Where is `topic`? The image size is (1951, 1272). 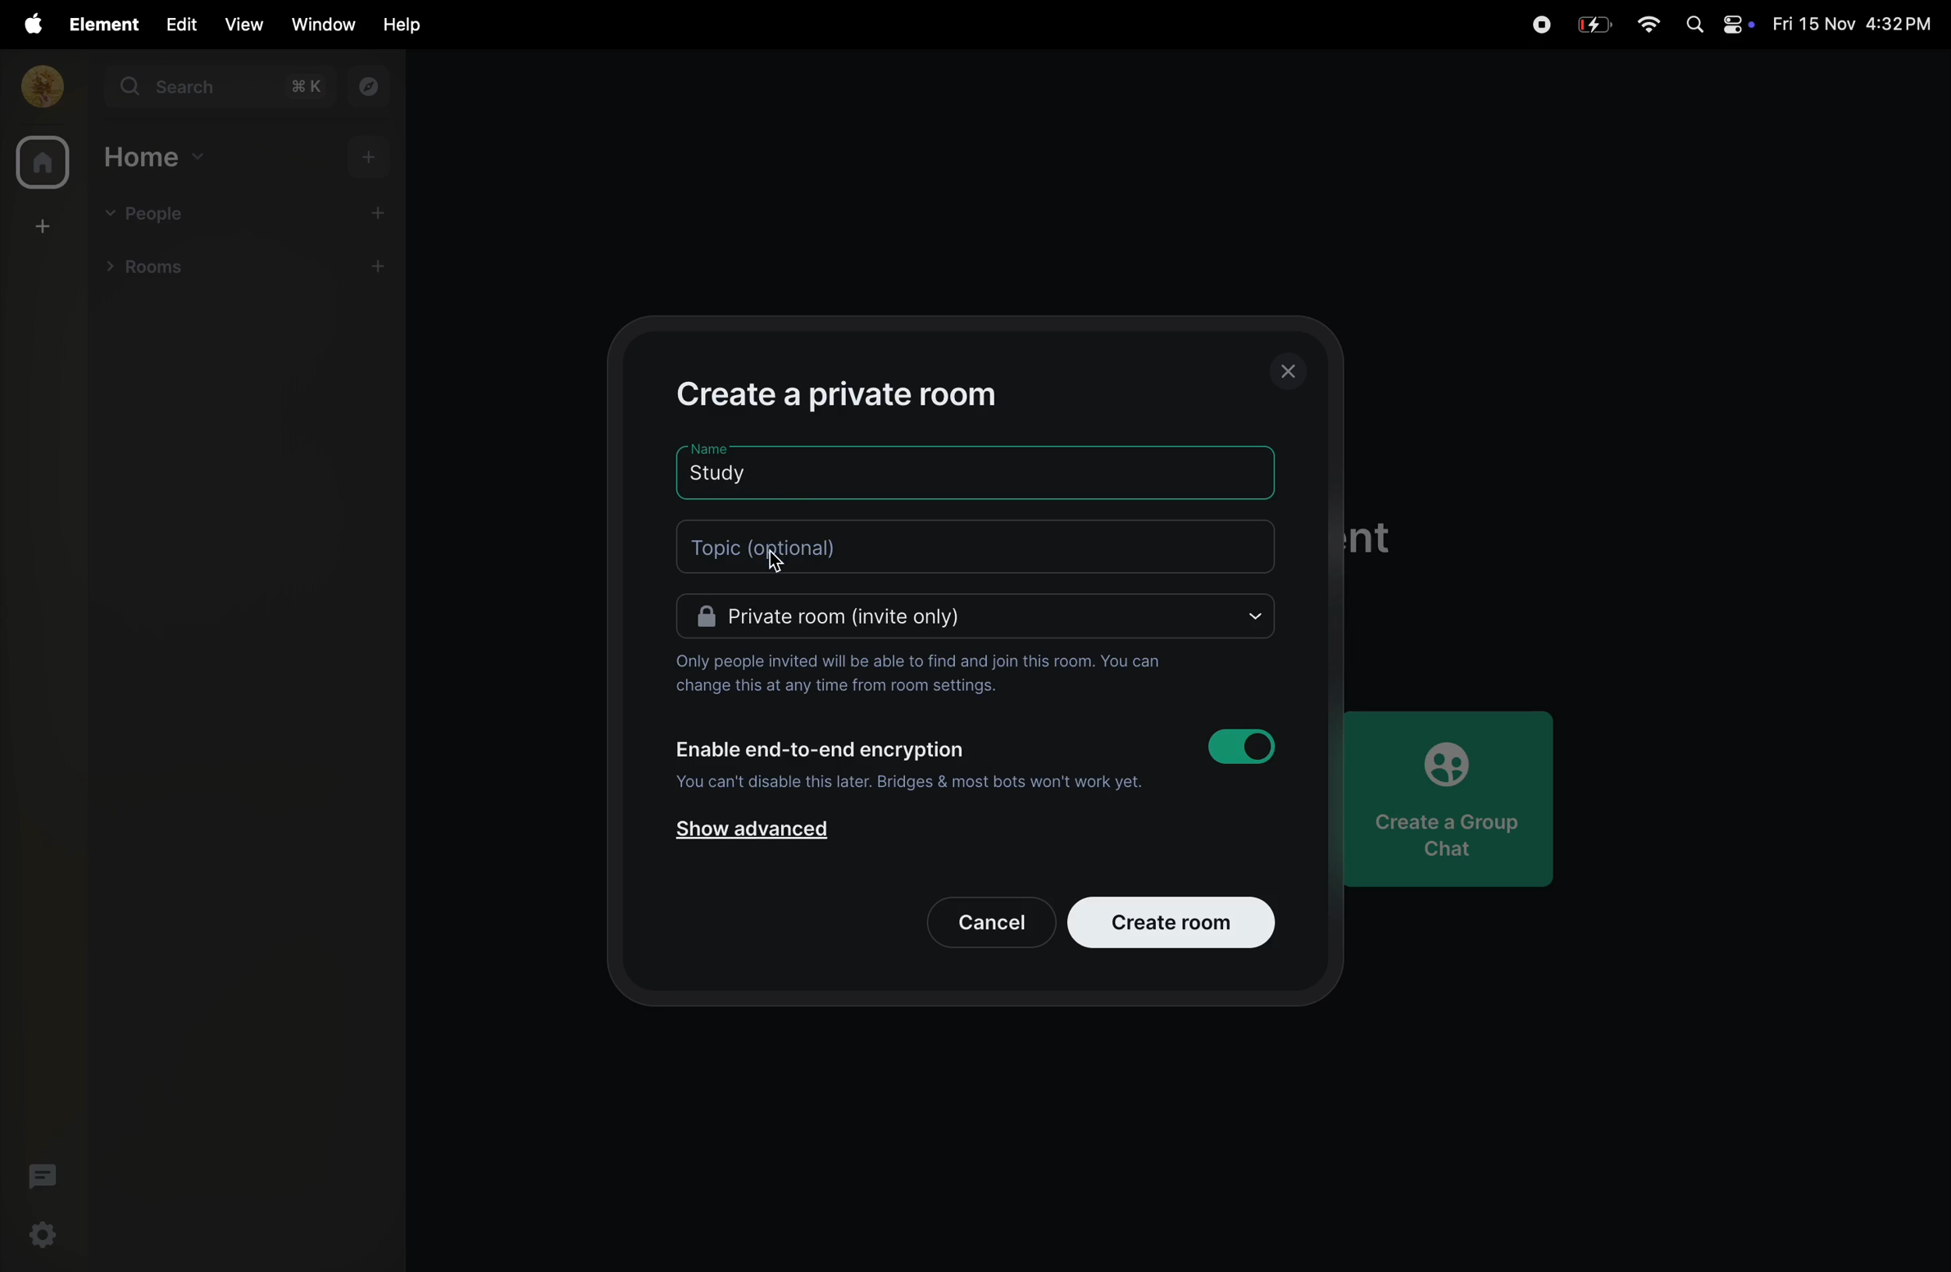
topic is located at coordinates (983, 545).